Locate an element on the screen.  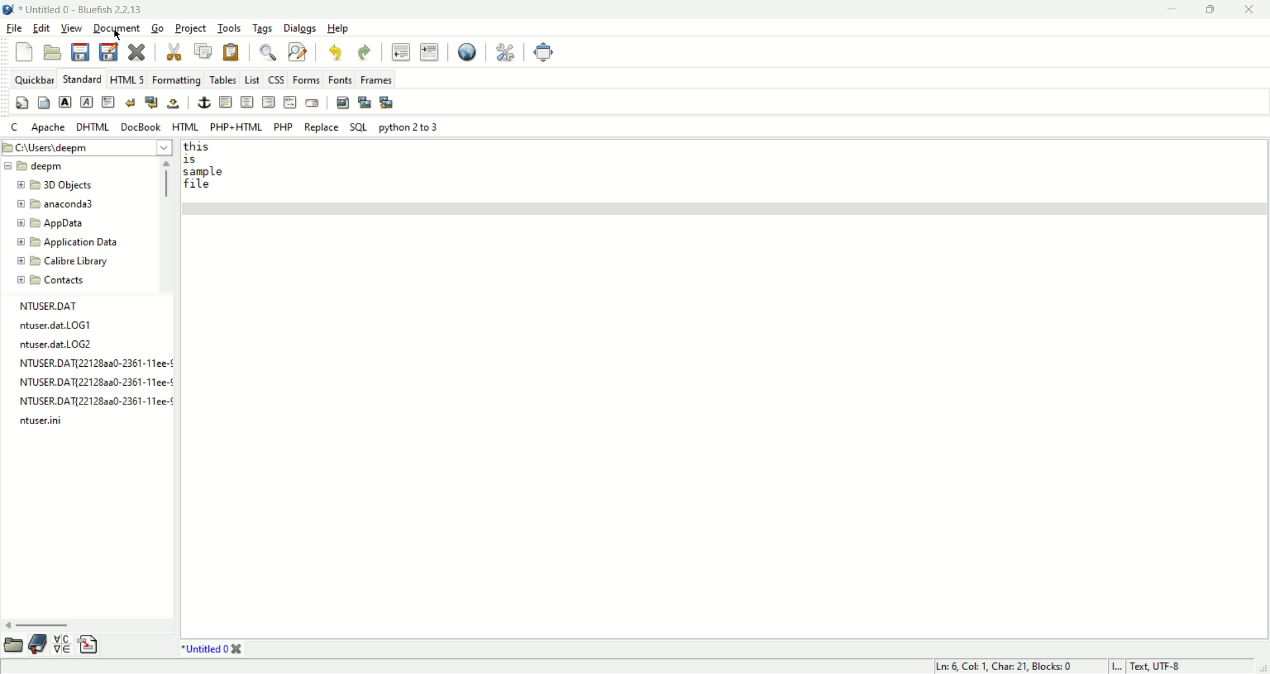
deepm is located at coordinates (38, 167).